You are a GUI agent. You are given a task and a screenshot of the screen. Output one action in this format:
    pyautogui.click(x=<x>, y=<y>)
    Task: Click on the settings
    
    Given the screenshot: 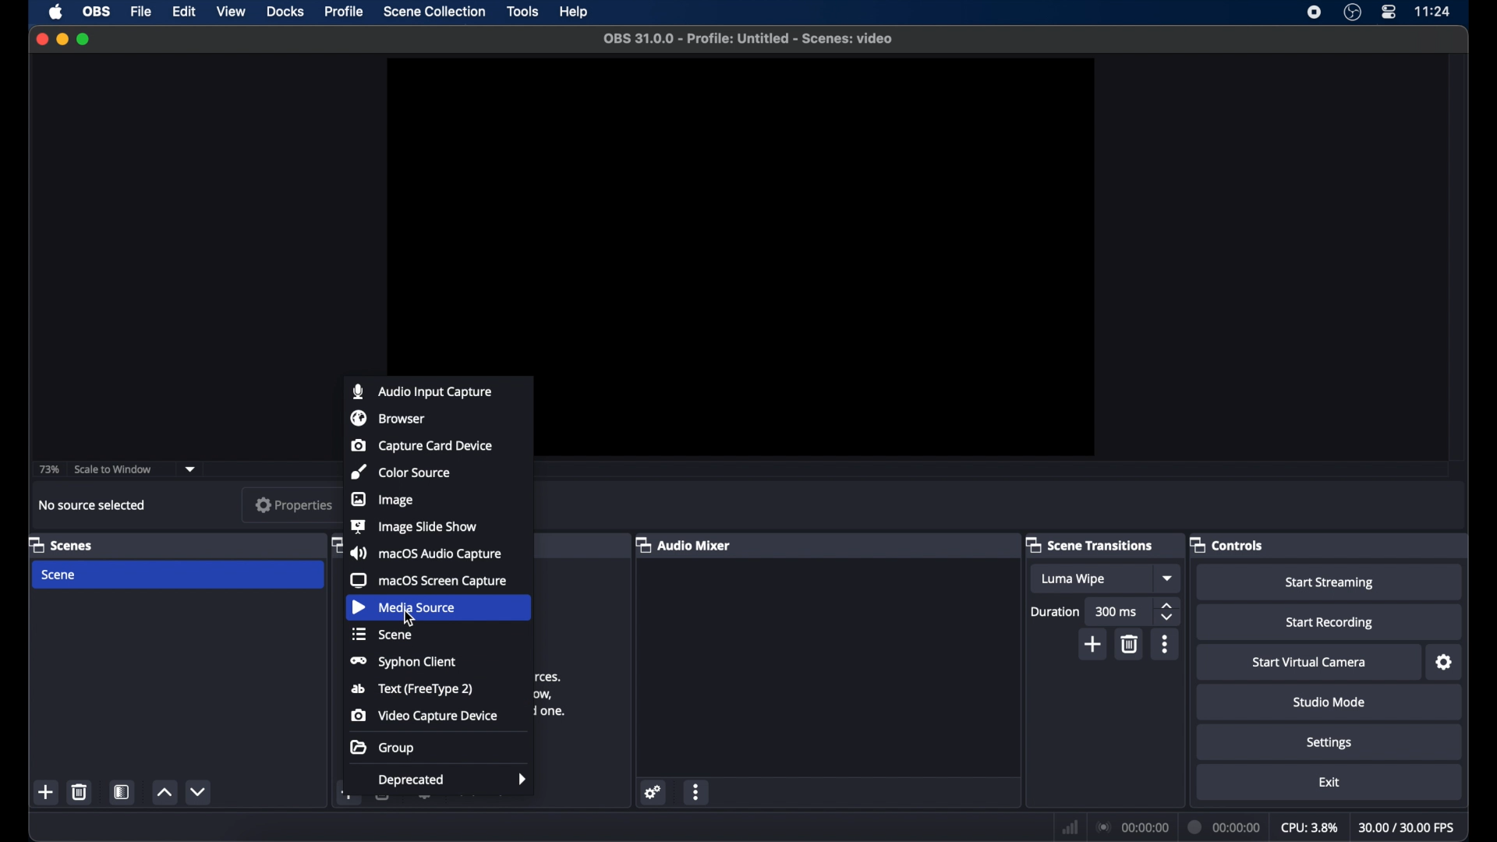 What is the action you would take?
    pyautogui.click(x=424, y=797)
    